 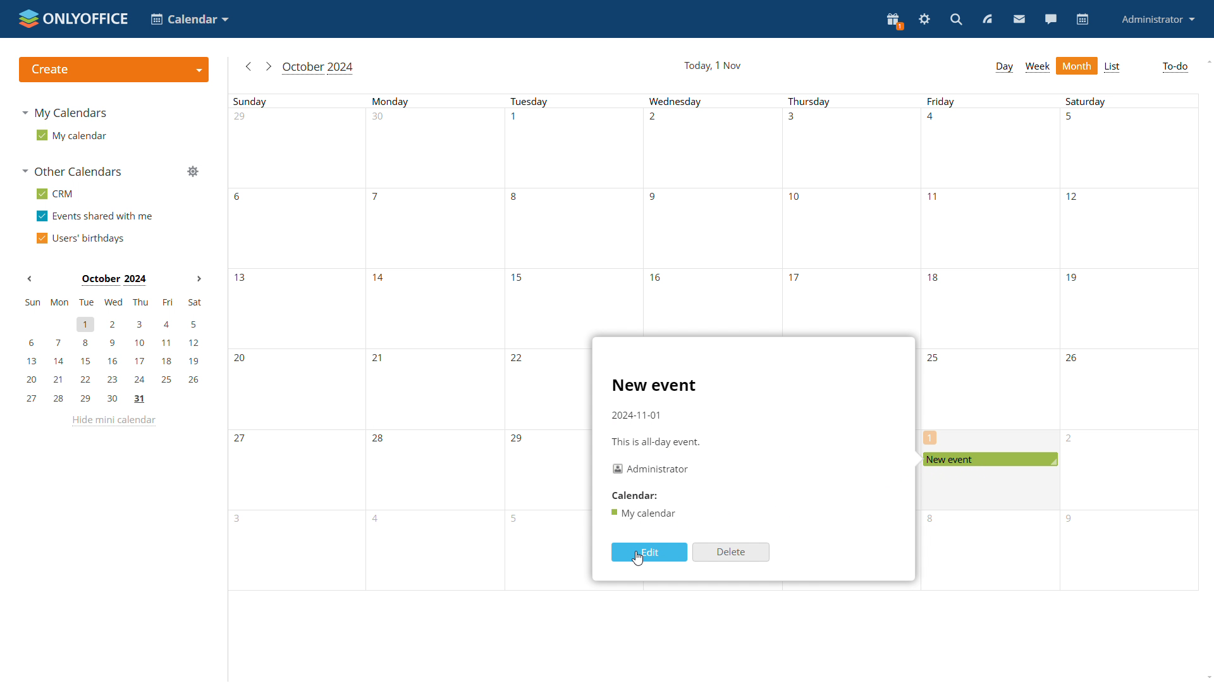 I want to click on manage, so click(x=195, y=173).